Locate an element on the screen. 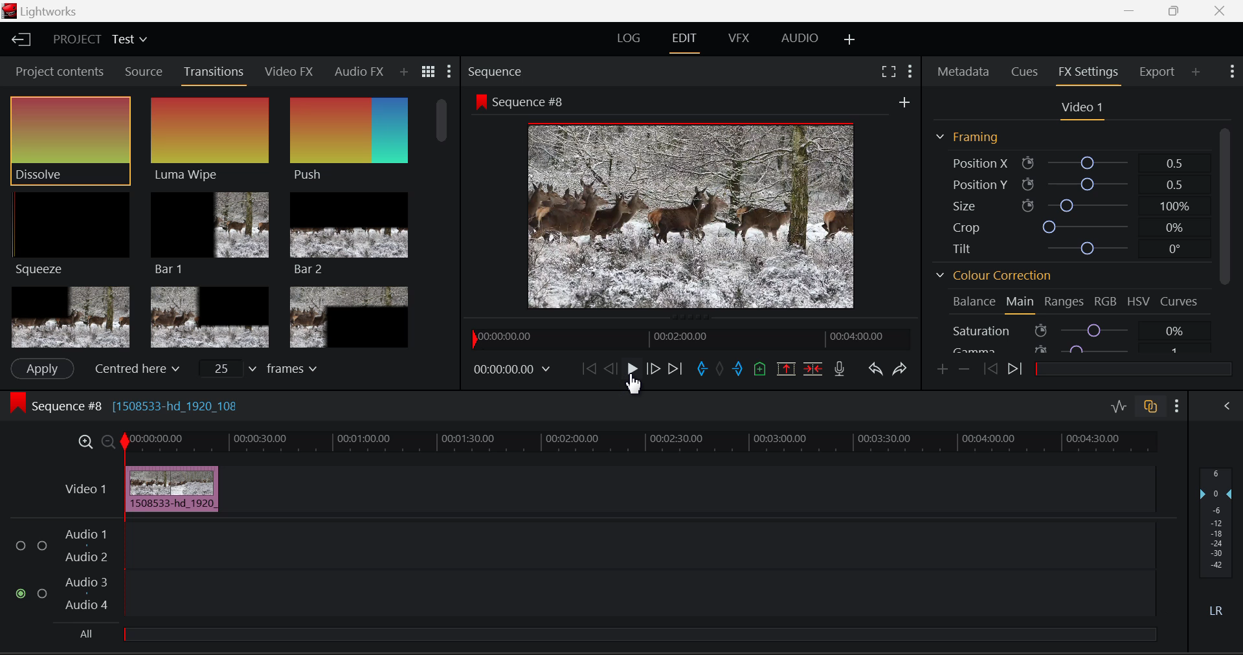 Image resolution: width=1243 pixels, height=655 pixels. Remove all marks is located at coordinates (719, 371).